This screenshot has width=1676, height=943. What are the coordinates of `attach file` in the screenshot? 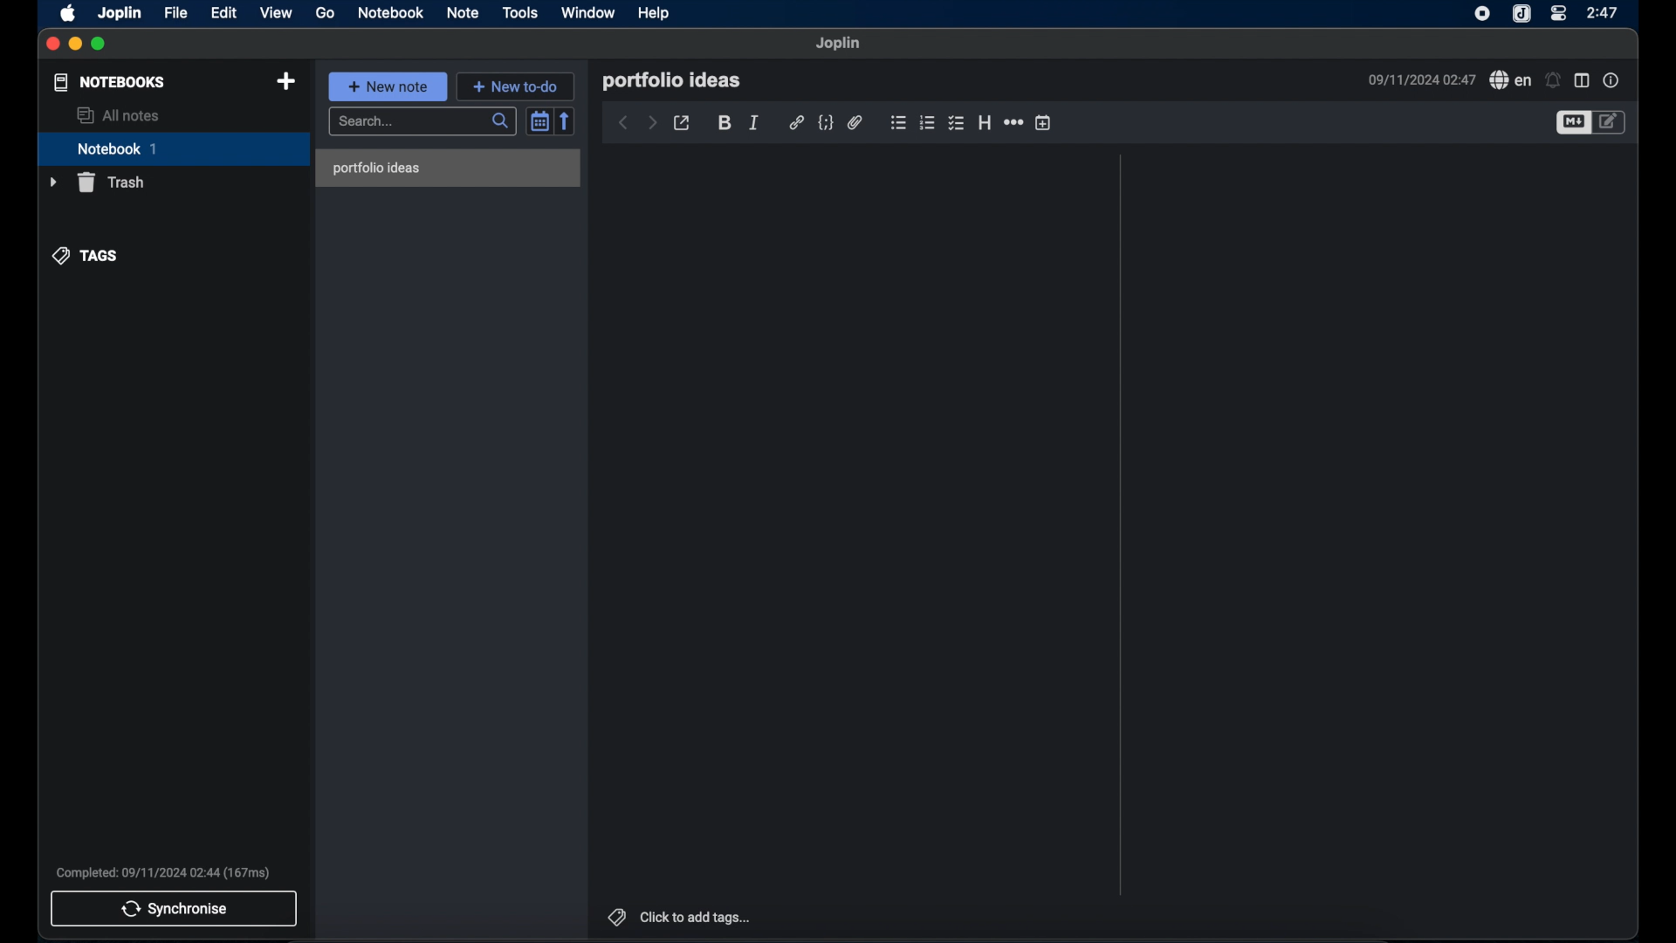 It's located at (855, 123).